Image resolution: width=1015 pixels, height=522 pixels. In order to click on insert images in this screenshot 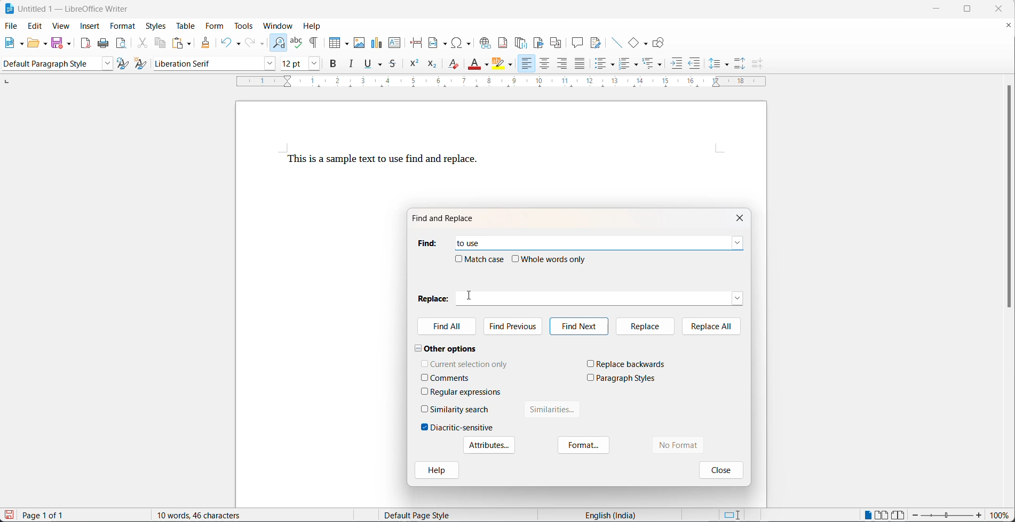, I will do `click(360, 39)`.